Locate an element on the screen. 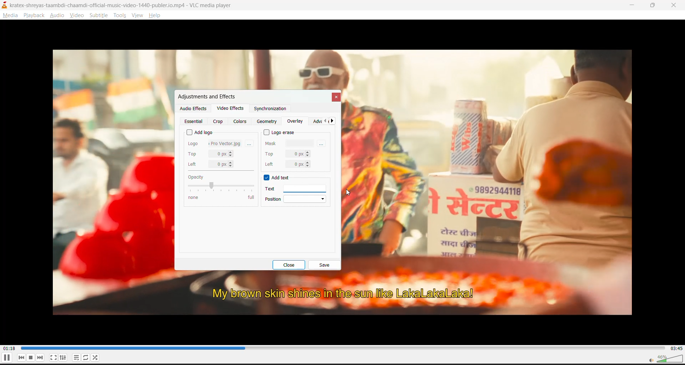 This screenshot has width=685, height=365. Background image is located at coordinates (491, 164).